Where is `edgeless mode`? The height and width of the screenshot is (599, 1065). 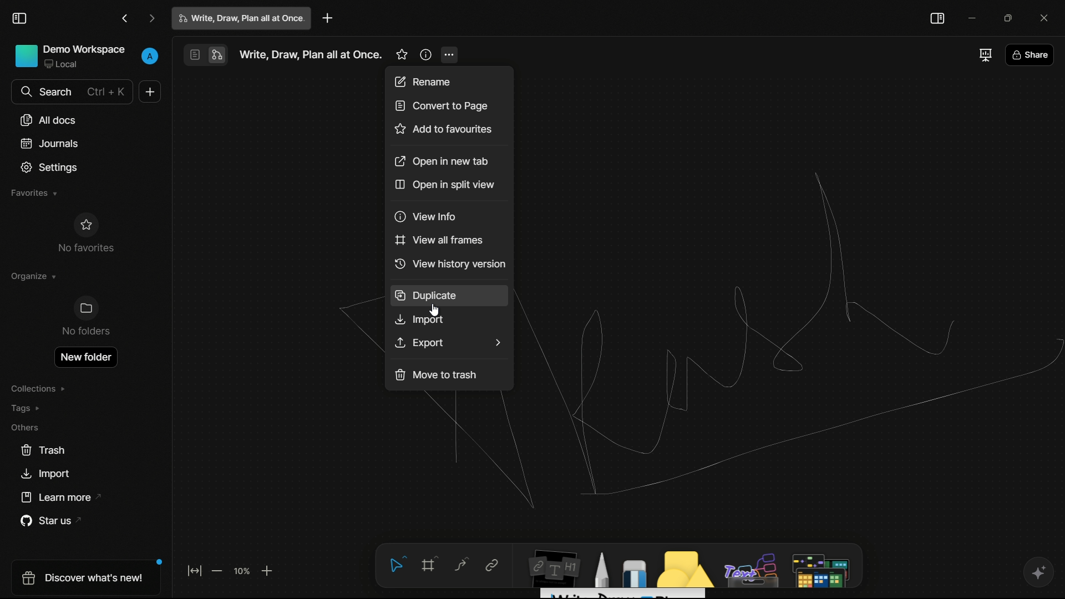 edgeless mode is located at coordinates (219, 55).